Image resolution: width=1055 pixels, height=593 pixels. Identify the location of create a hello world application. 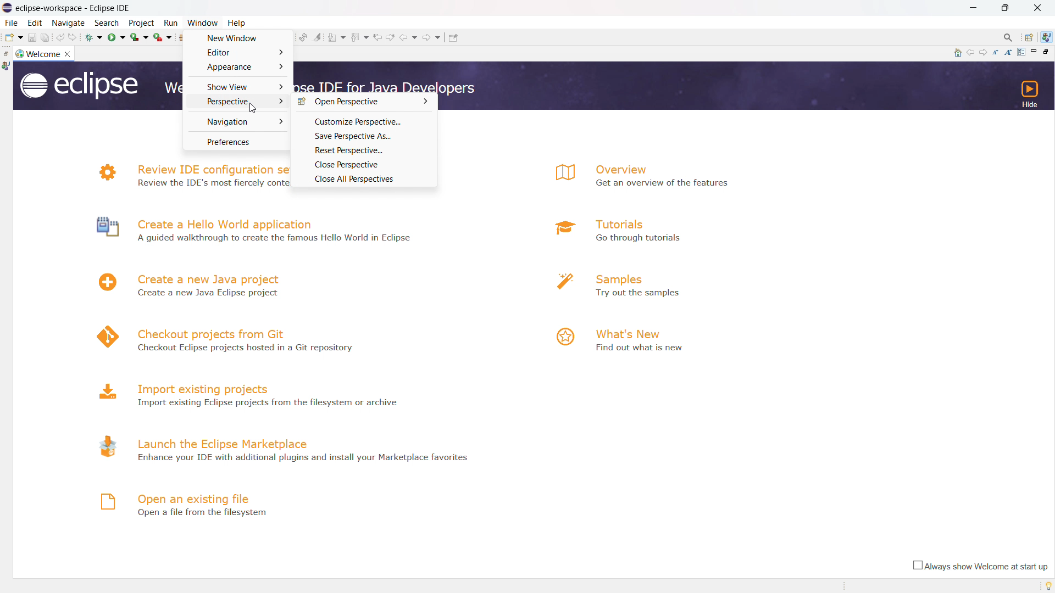
(227, 223).